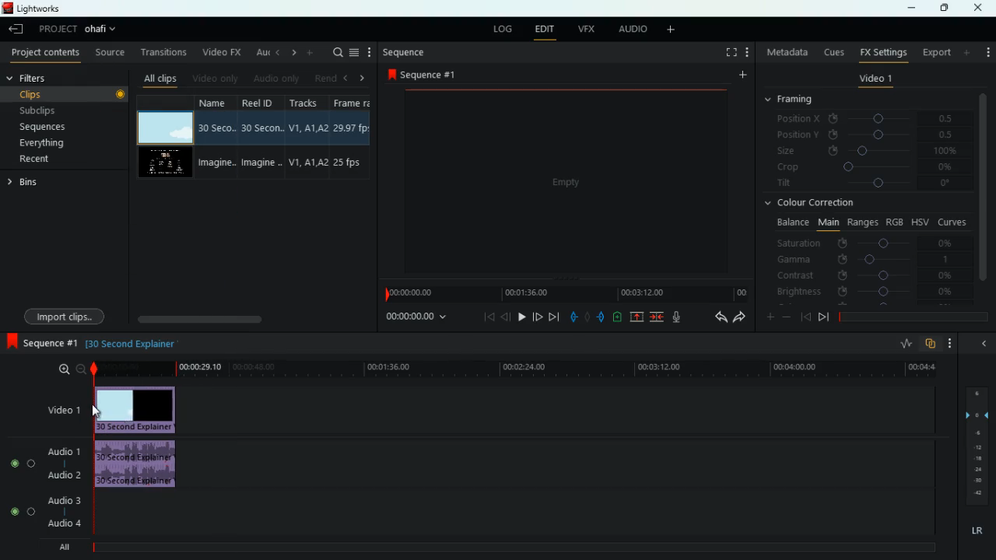 The image size is (996, 560). I want to click on reel id, so click(256, 136).